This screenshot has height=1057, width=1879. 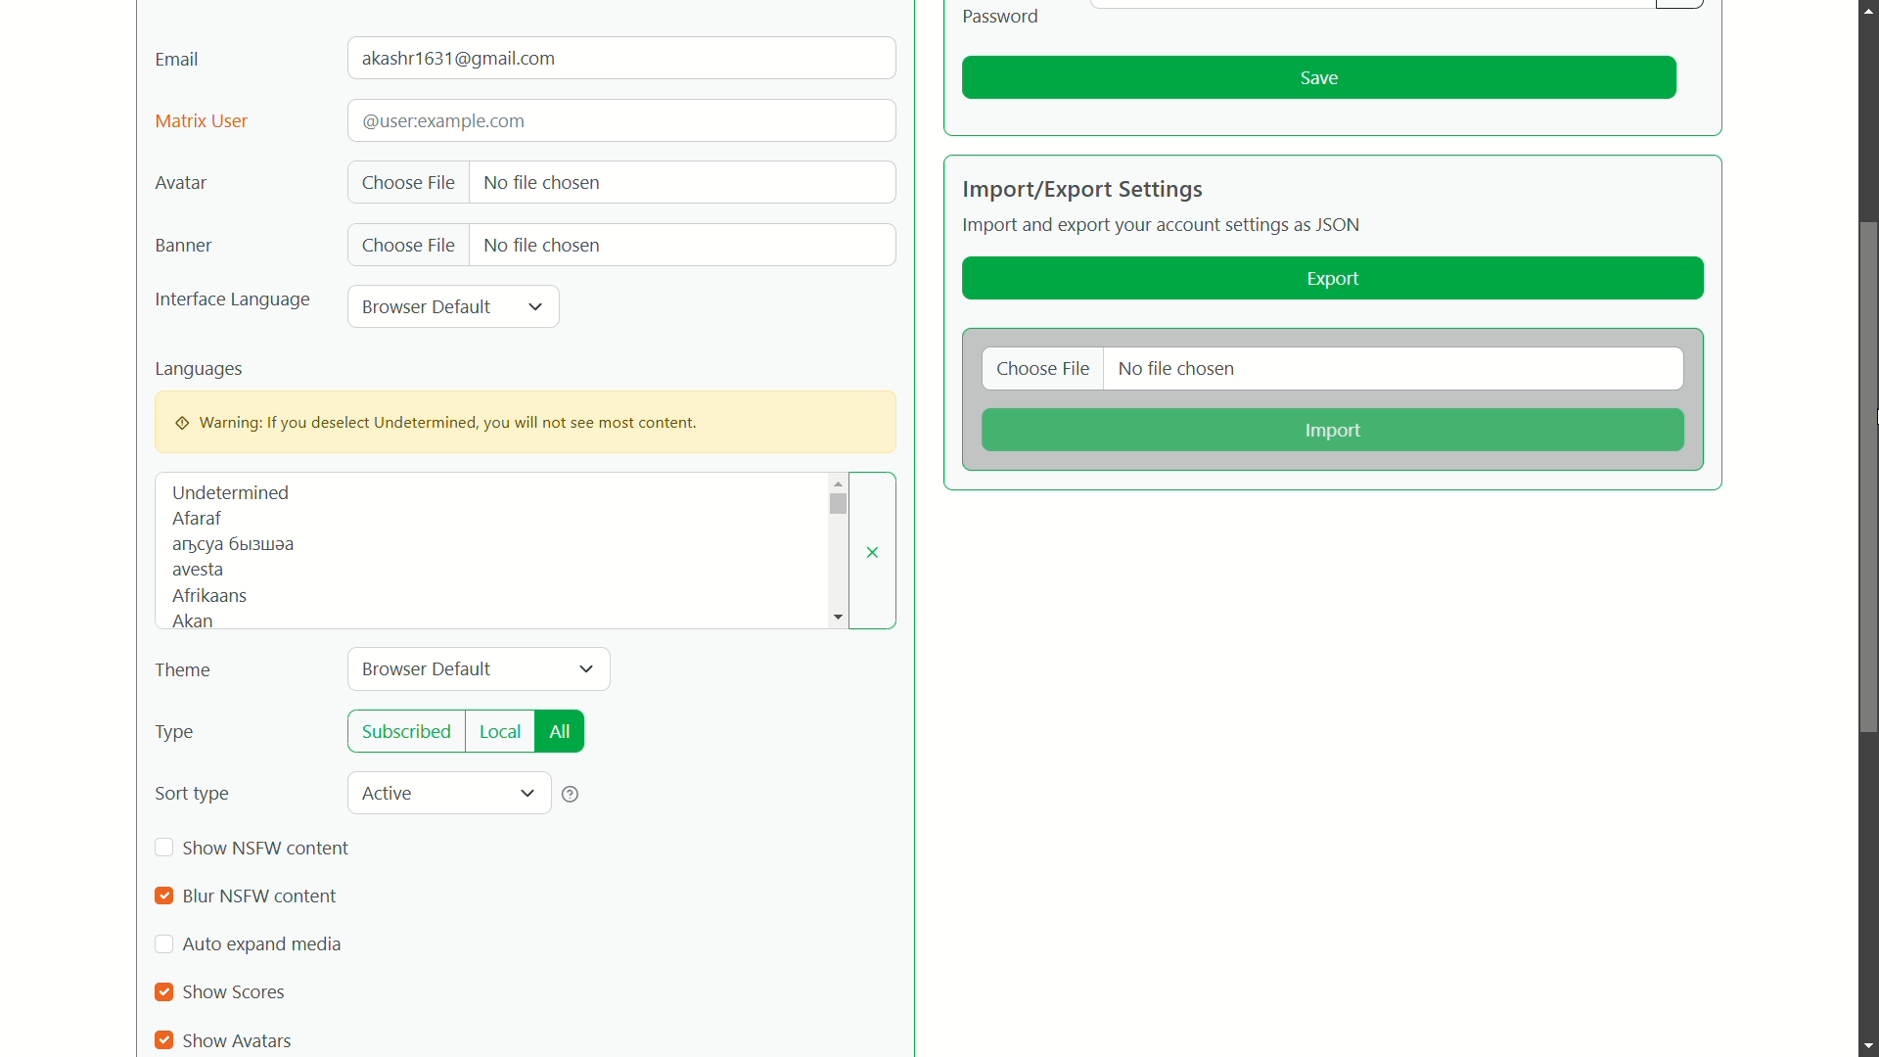 What do you see at coordinates (410, 246) in the screenshot?
I see `choose file` at bounding box center [410, 246].